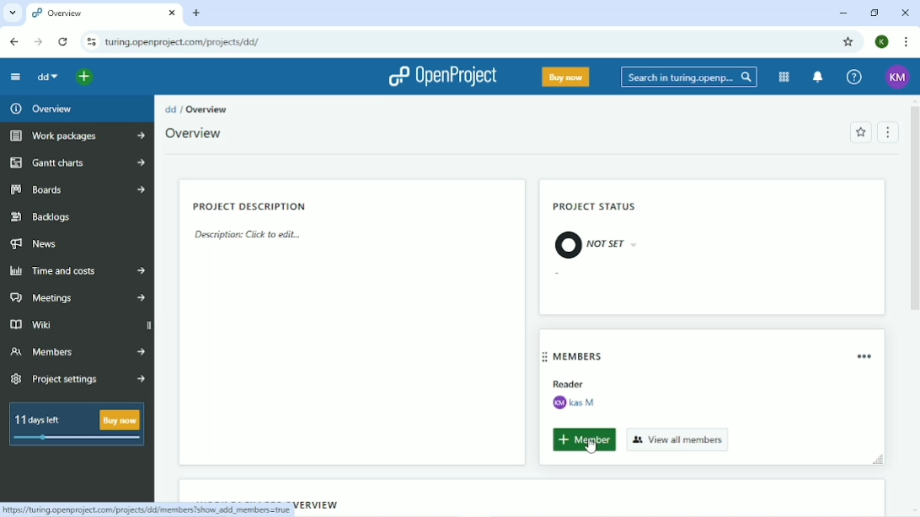 Image resolution: width=920 pixels, height=517 pixels. I want to click on Boards, so click(78, 191).